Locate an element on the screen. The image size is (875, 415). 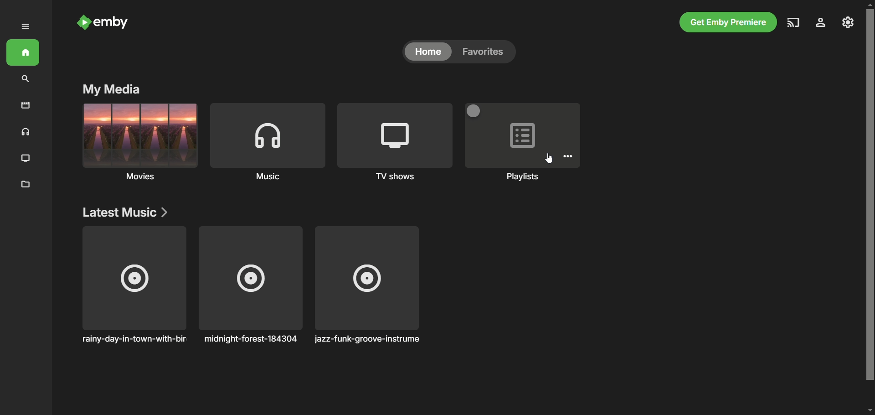
movies is located at coordinates (26, 106).